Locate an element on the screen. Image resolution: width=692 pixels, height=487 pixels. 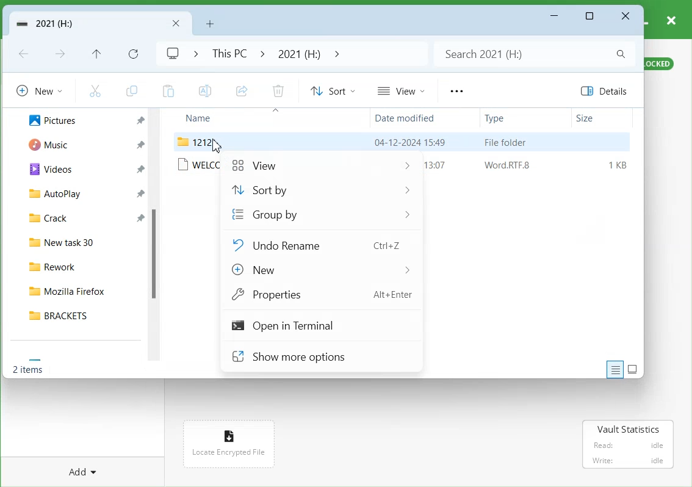
Name is located at coordinates (221, 118).